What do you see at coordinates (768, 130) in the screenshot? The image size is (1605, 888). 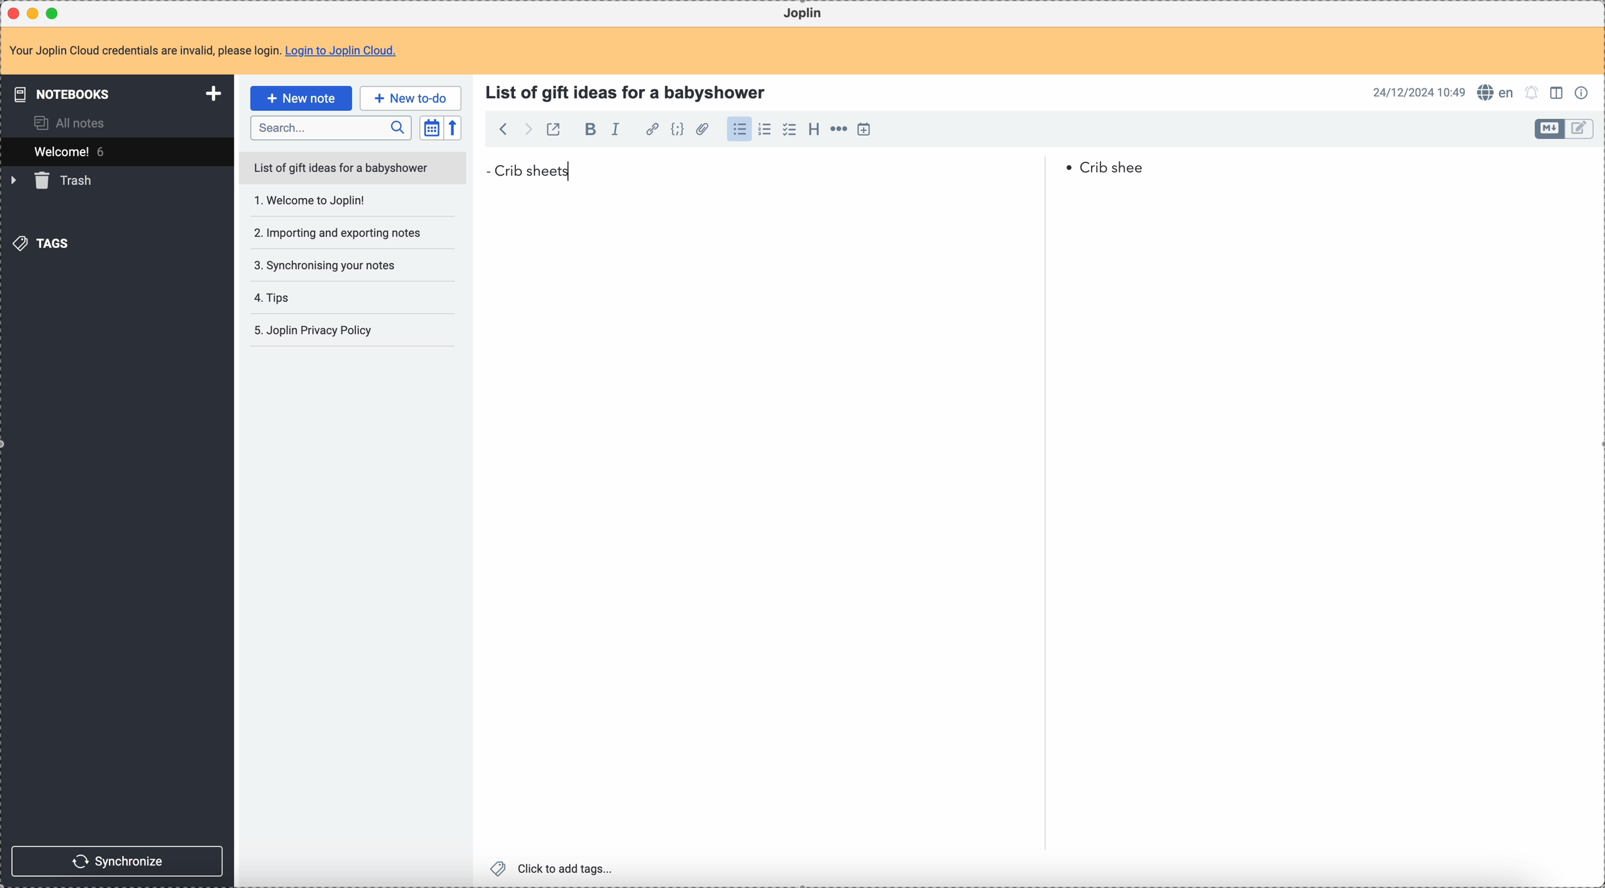 I see `numbered list` at bounding box center [768, 130].